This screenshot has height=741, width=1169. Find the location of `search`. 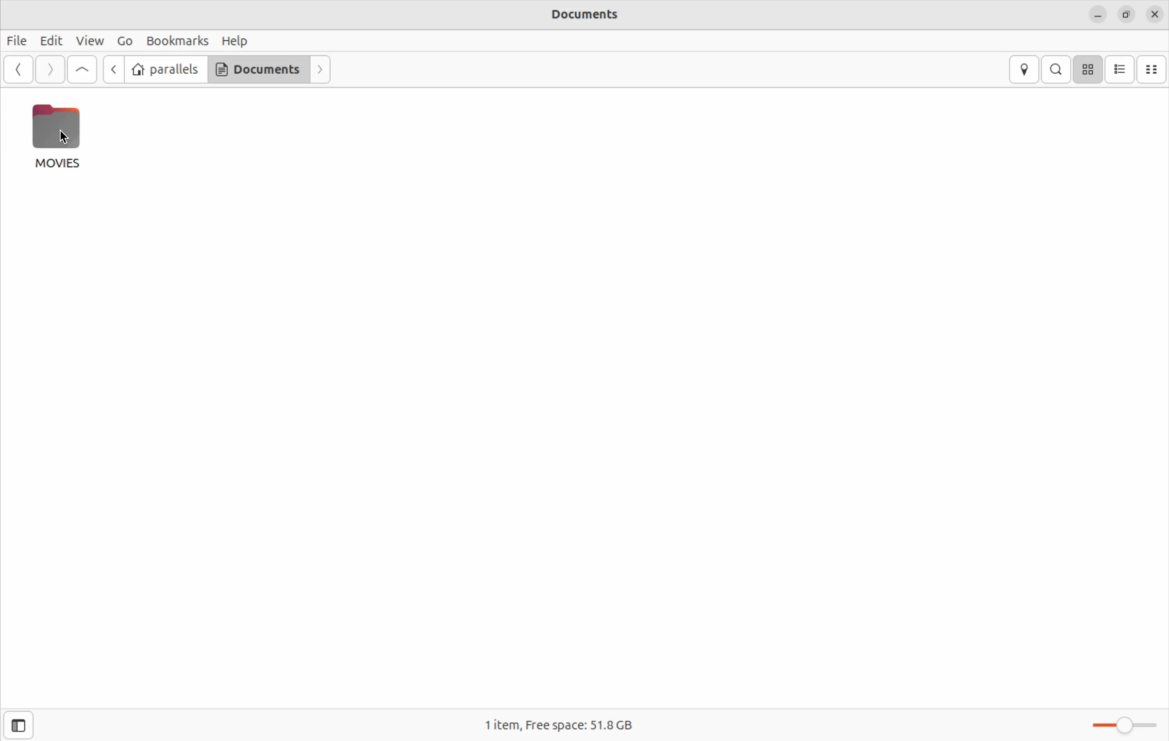

search is located at coordinates (1056, 69).